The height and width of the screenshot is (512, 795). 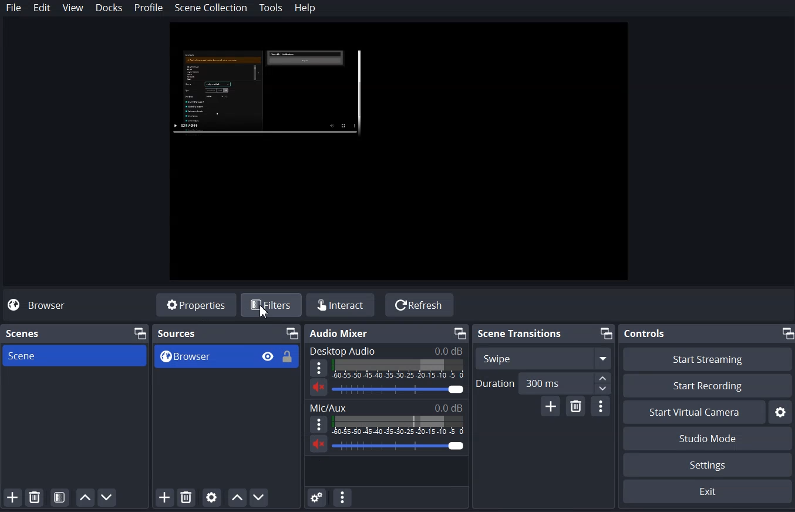 I want to click on View, so click(x=73, y=8).